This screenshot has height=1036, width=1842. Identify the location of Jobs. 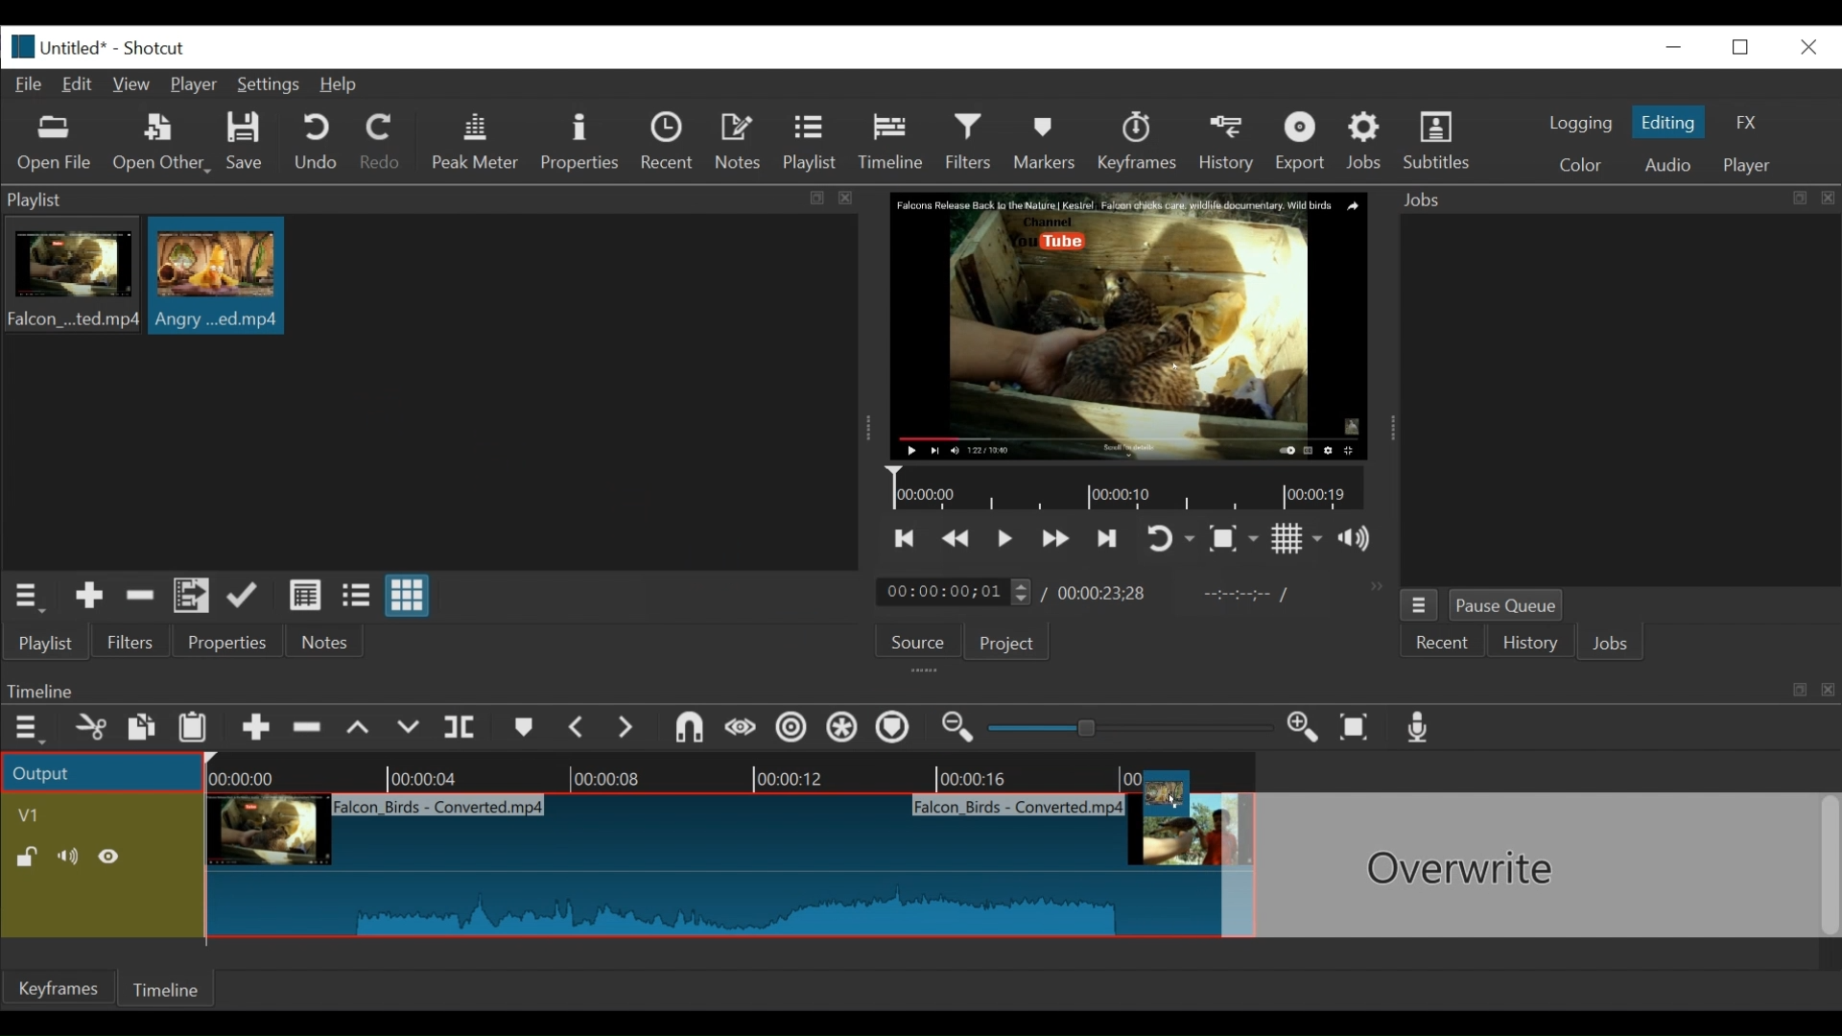
(1368, 140).